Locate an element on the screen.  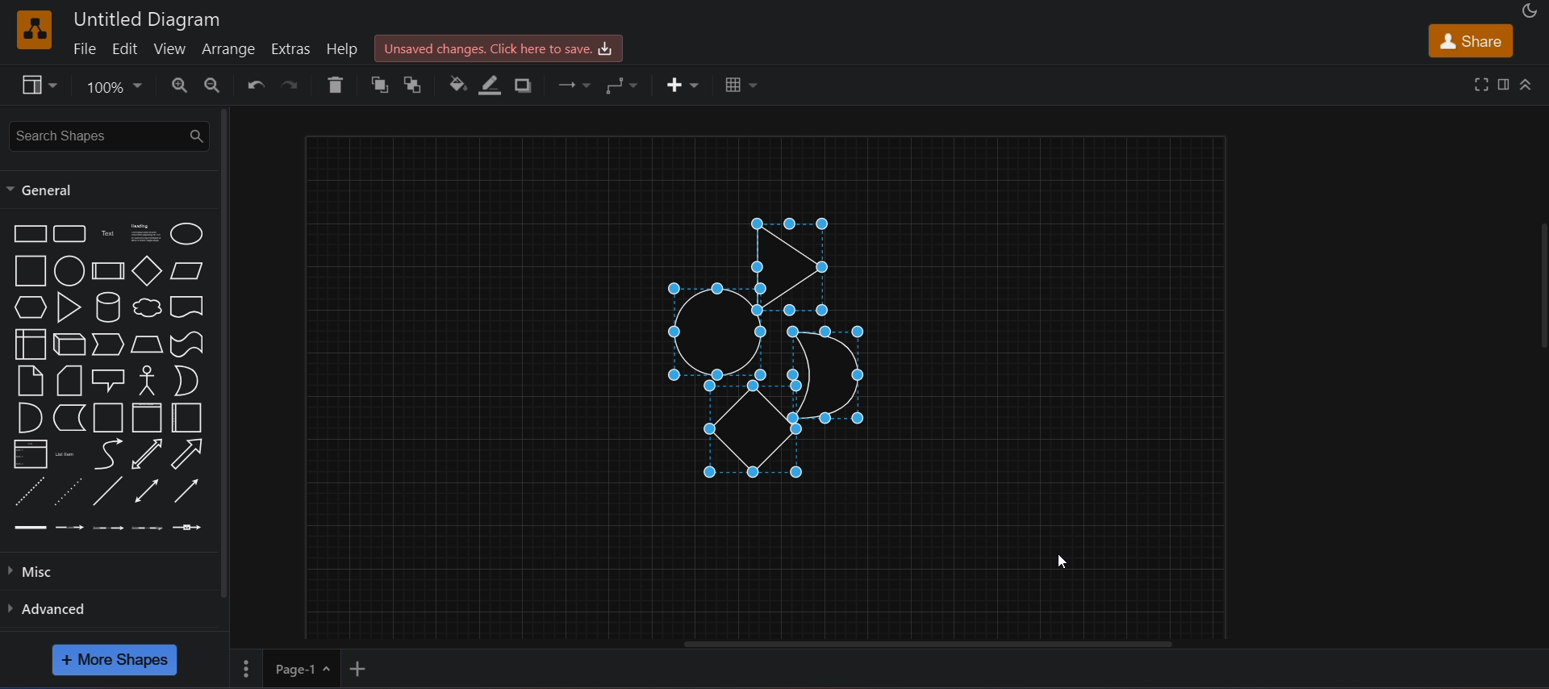
arrange is located at coordinates (231, 48).